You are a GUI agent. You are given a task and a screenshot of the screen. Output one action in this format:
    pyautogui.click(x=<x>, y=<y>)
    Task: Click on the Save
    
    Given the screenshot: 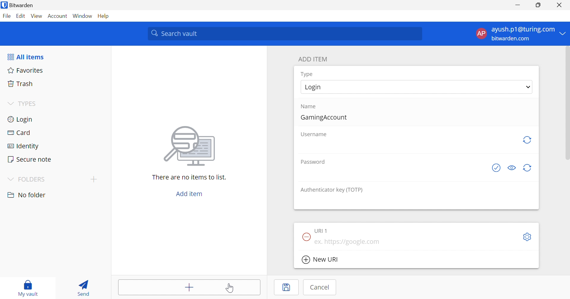 What is the action you would take?
    pyautogui.click(x=287, y=287)
    